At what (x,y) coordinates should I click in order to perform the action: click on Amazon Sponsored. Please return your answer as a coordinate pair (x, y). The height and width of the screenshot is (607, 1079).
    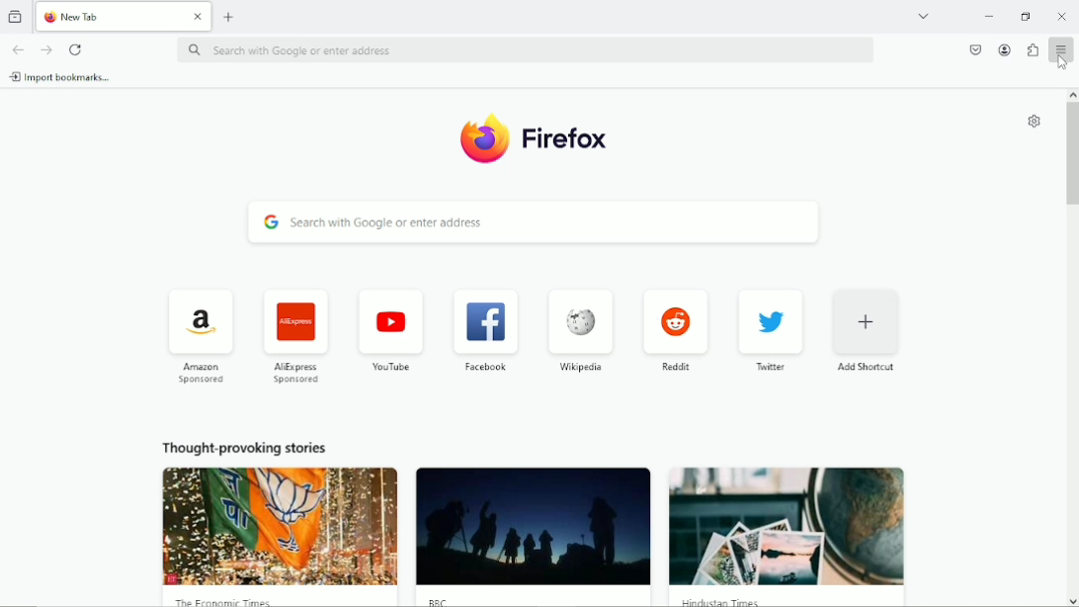
    Looking at the image, I should click on (204, 335).